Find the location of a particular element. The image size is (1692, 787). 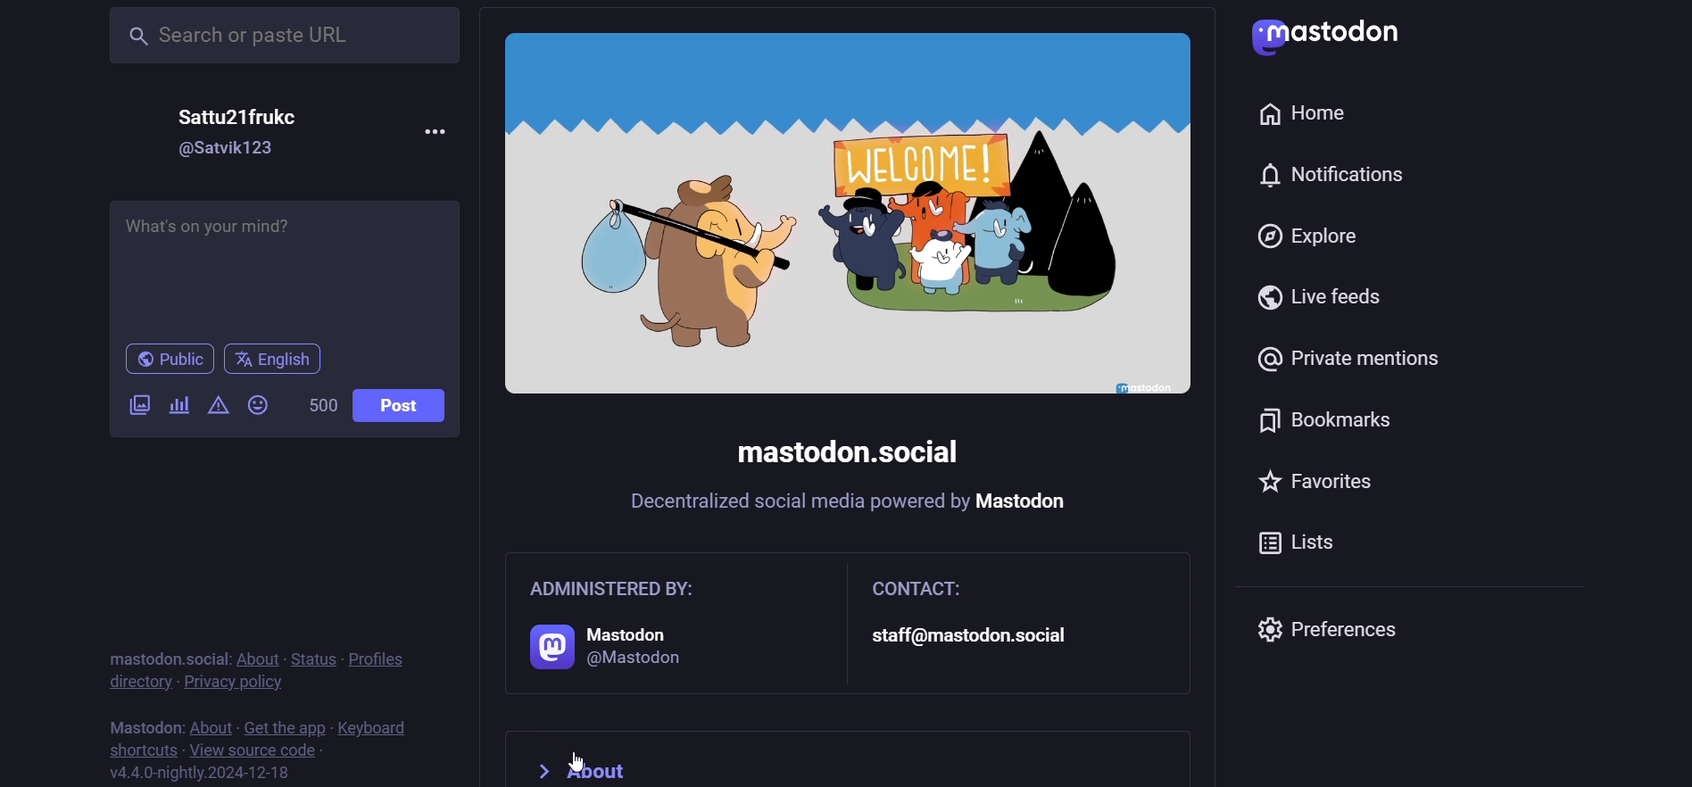

version is located at coordinates (203, 772).